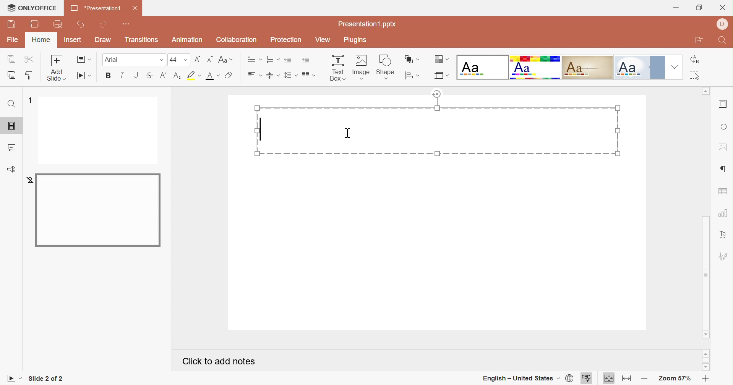 The height and width of the screenshot is (385, 733). What do you see at coordinates (723, 126) in the screenshot?
I see `Shape settings` at bounding box center [723, 126].